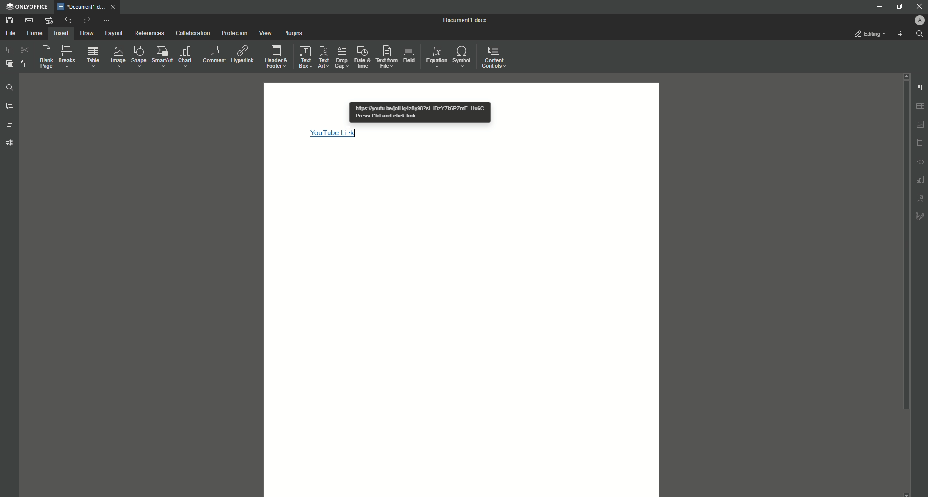  I want to click on Content Controls, so click(496, 57).